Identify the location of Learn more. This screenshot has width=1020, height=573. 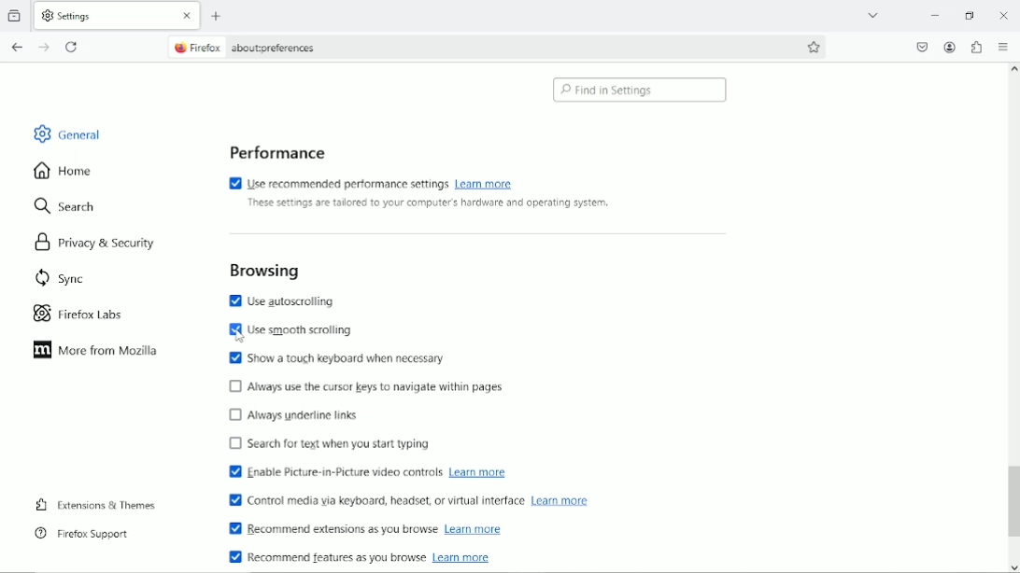
(490, 184).